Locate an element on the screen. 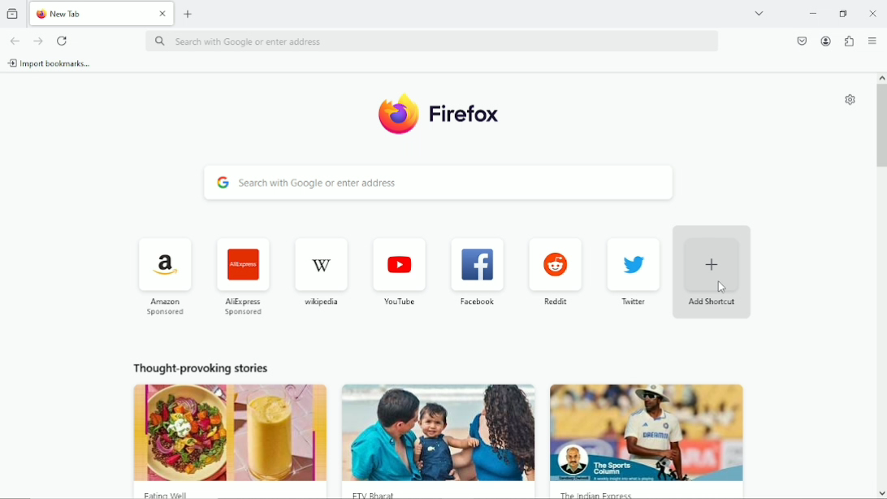 Image resolution: width=887 pixels, height=499 pixels. Add shortcut is located at coordinates (714, 272).